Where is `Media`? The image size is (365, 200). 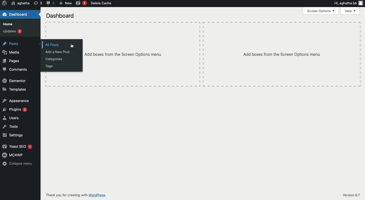 Media is located at coordinates (10, 52).